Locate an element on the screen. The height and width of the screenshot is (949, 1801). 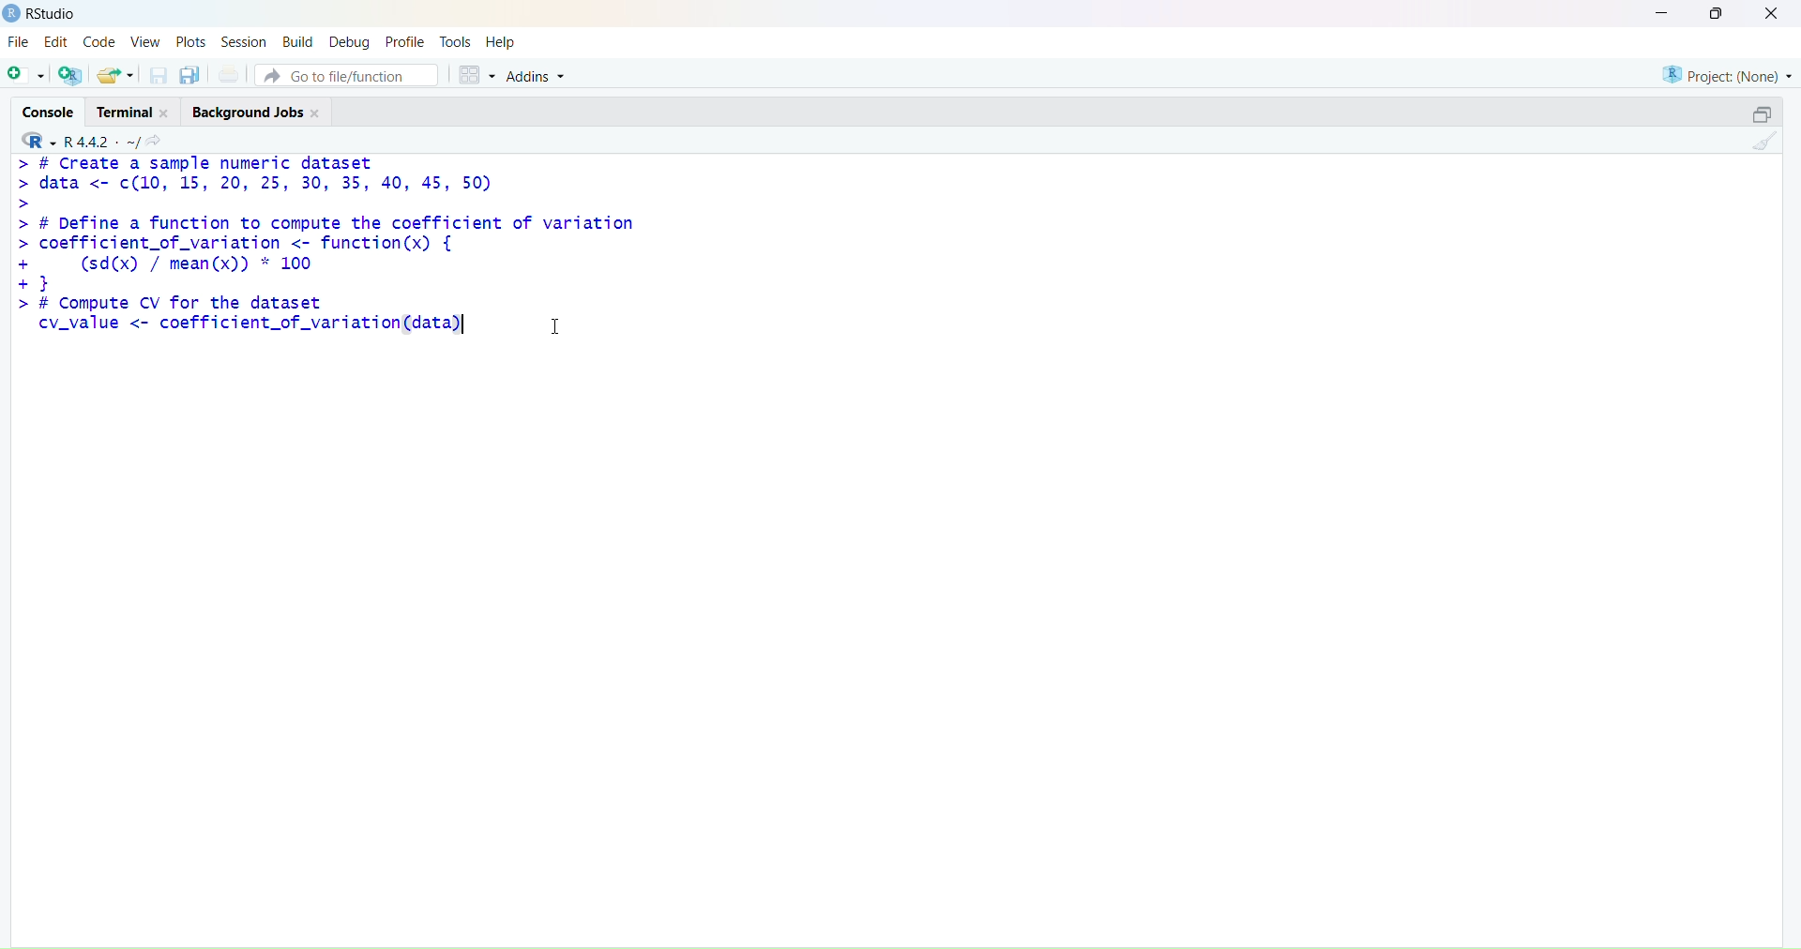
go to file/function is located at coordinates (347, 76).